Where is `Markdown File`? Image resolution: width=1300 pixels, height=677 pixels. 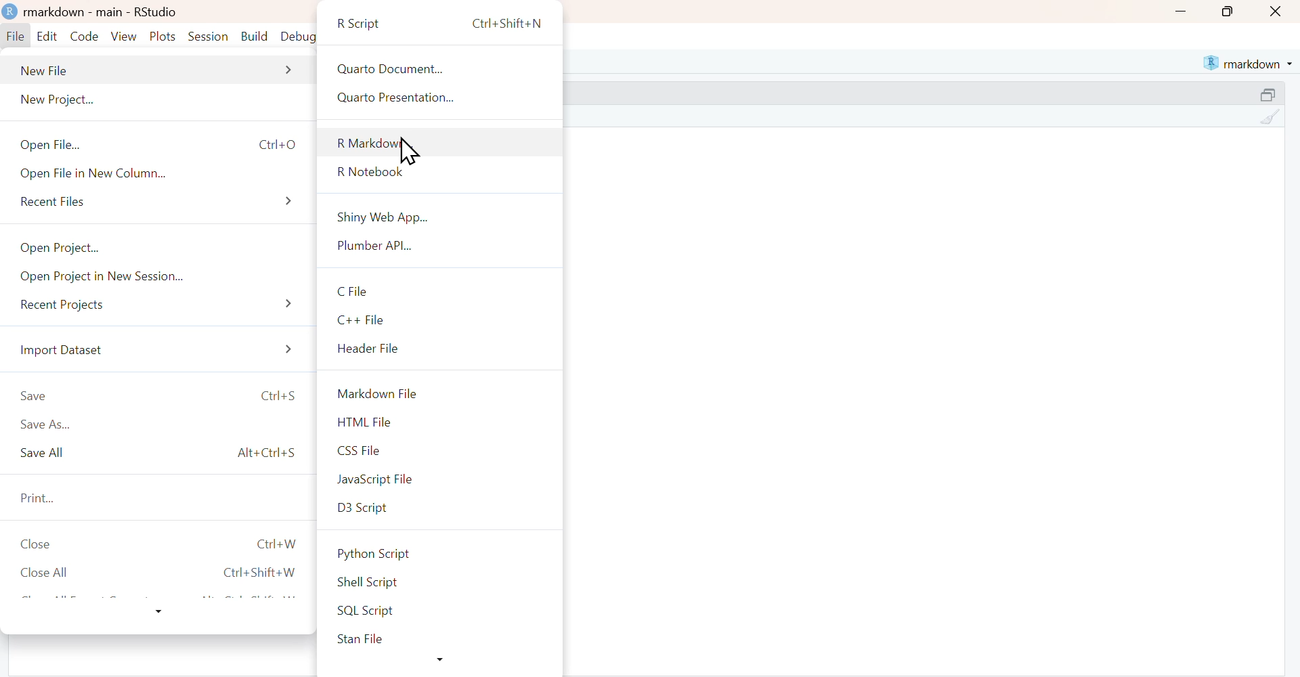
Markdown File is located at coordinates (439, 393).